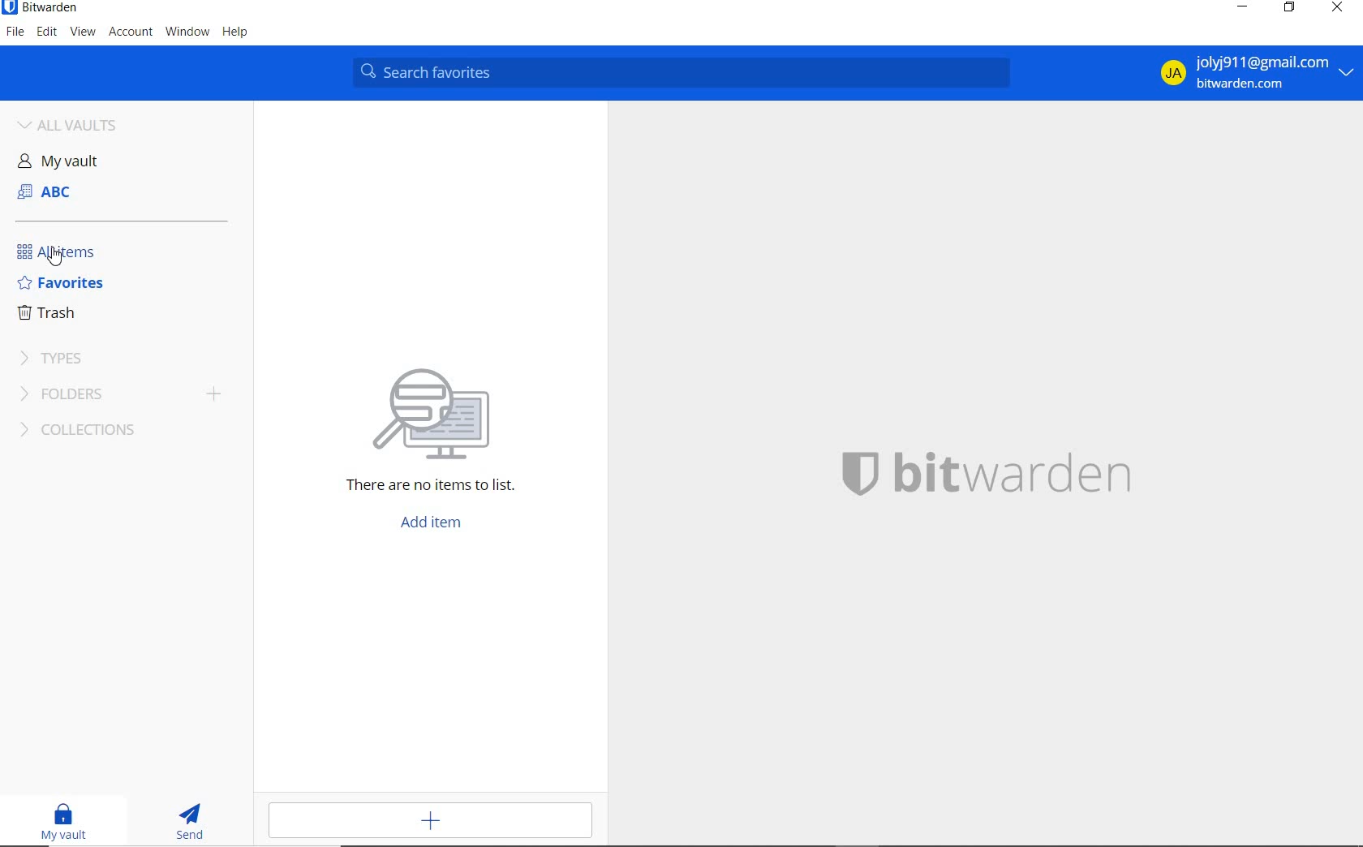  What do you see at coordinates (80, 189) in the screenshot?
I see `SHARED VAULT: ABC` at bounding box center [80, 189].